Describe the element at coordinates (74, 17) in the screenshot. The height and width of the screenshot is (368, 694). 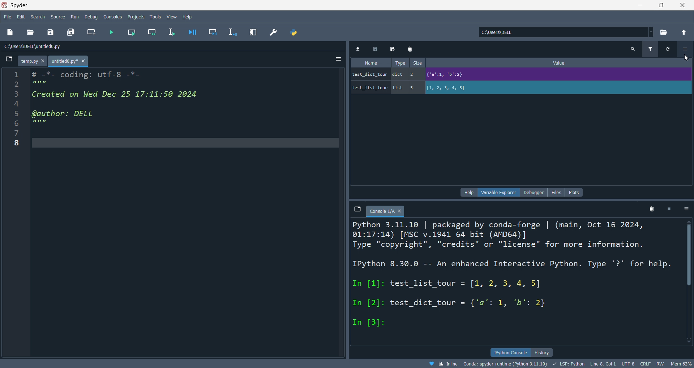
I see `run` at that location.